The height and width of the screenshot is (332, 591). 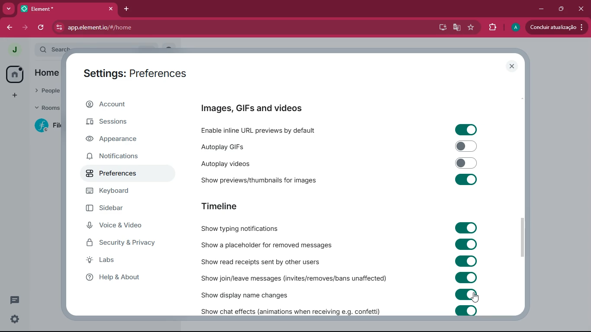 What do you see at coordinates (116, 225) in the screenshot?
I see `voice & video` at bounding box center [116, 225].